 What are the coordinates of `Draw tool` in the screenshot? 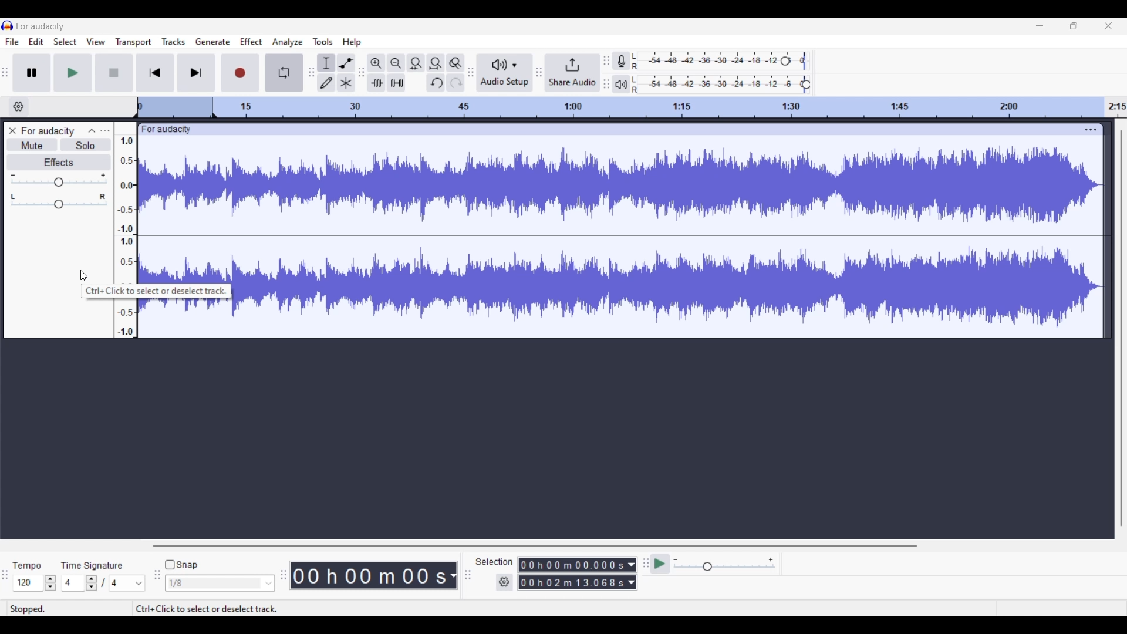 It's located at (326, 83).